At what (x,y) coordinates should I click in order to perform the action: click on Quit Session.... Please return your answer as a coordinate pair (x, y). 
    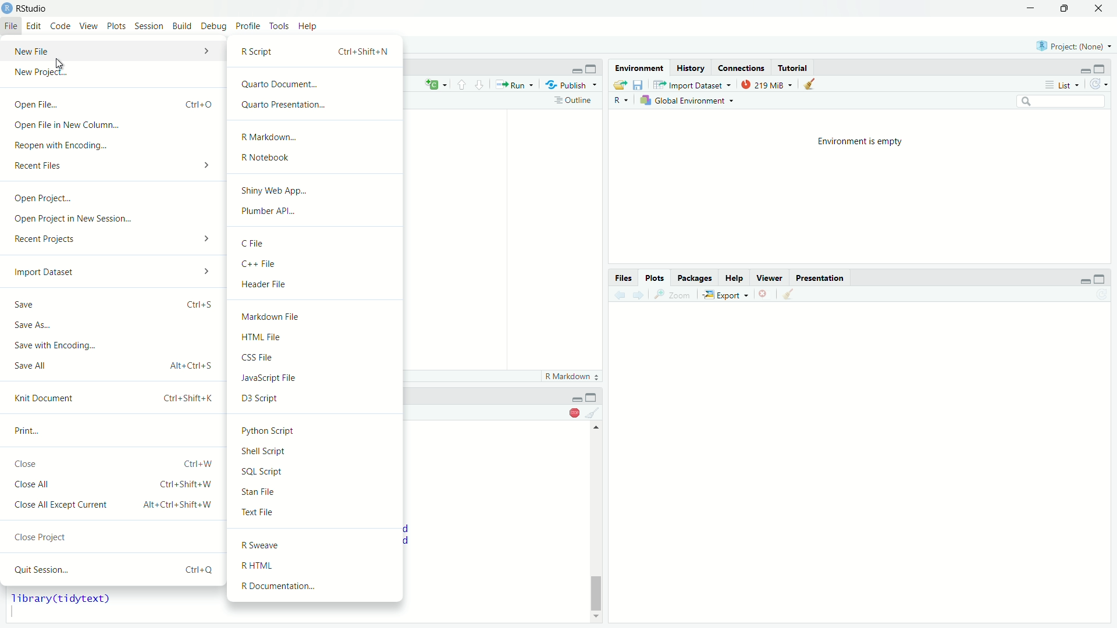
    Looking at the image, I should click on (113, 568).